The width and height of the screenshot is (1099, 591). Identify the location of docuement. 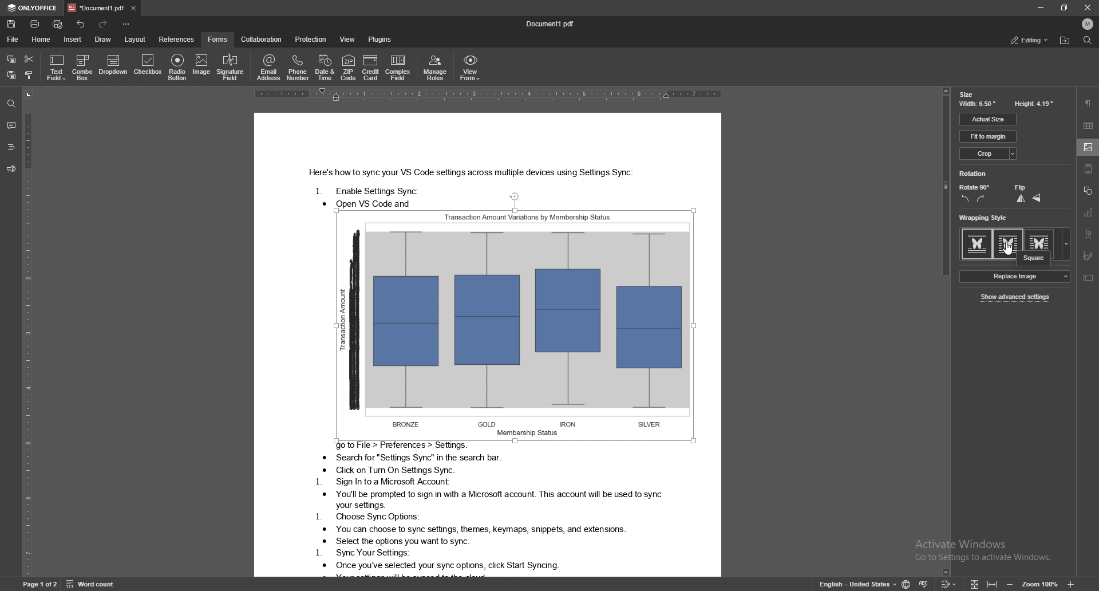
(556, 22).